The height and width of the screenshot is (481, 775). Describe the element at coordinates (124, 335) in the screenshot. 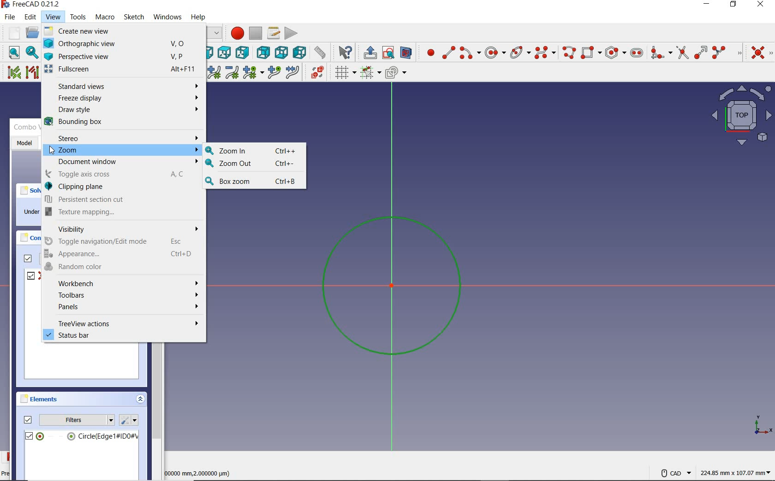

I see `status bar` at that location.